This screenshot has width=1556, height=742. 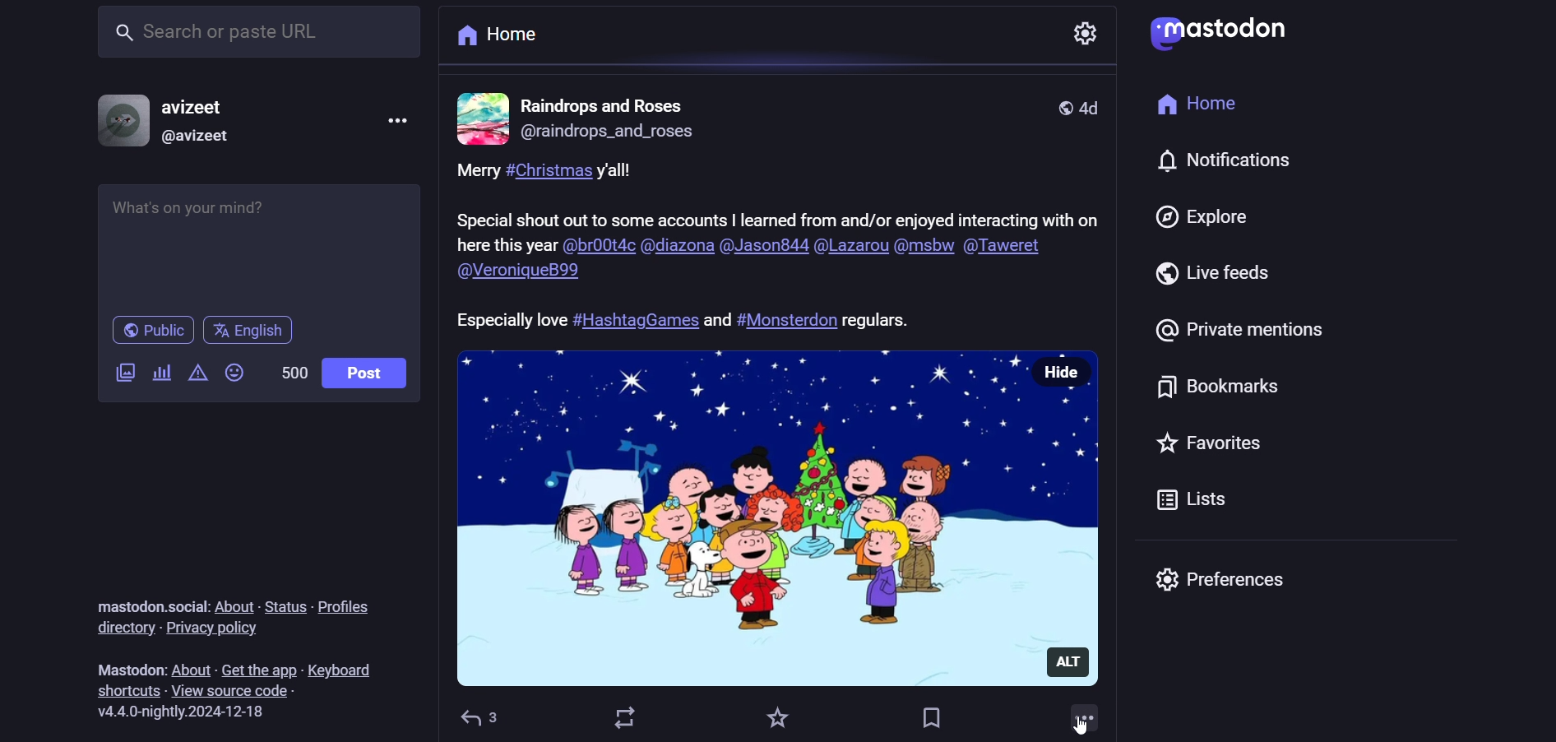 What do you see at coordinates (1226, 580) in the screenshot?
I see `preferences` at bounding box center [1226, 580].